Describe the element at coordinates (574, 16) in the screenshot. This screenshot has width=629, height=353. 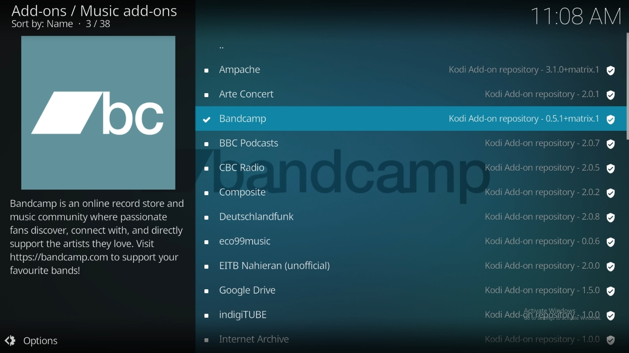
I see `time` at that location.